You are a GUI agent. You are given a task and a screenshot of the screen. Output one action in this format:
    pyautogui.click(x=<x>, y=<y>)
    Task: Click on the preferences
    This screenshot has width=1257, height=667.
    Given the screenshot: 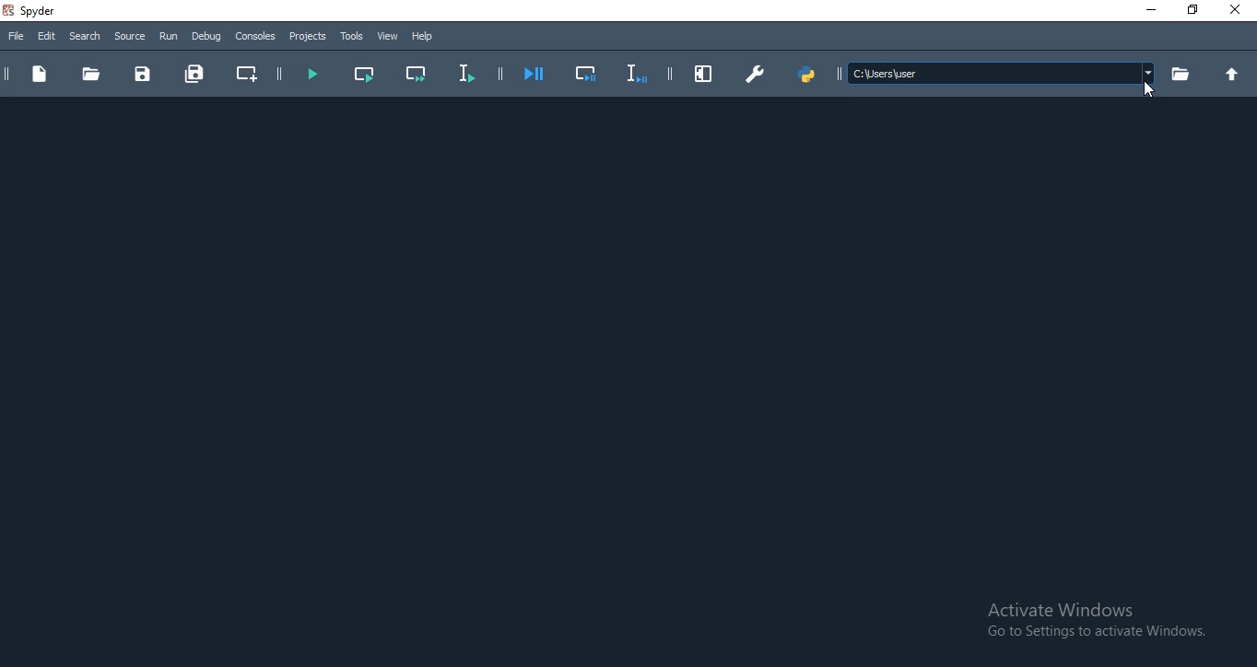 What is the action you would take?
    pyautogui.click(x=755, y=76)
    